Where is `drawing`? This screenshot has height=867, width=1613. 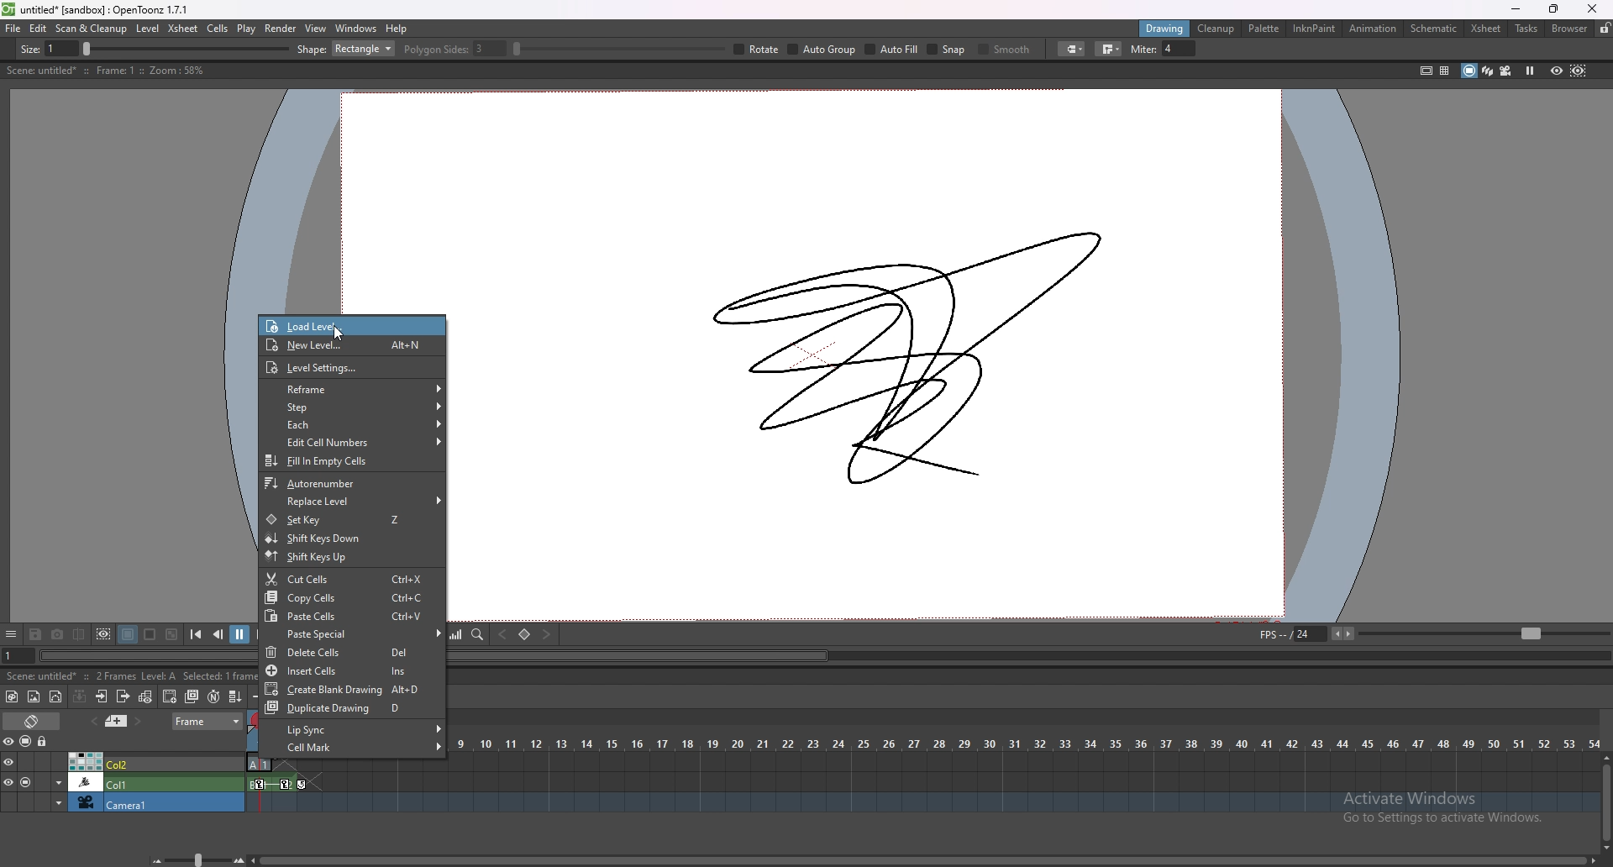
drawing is located at coordinates (1165, 28).